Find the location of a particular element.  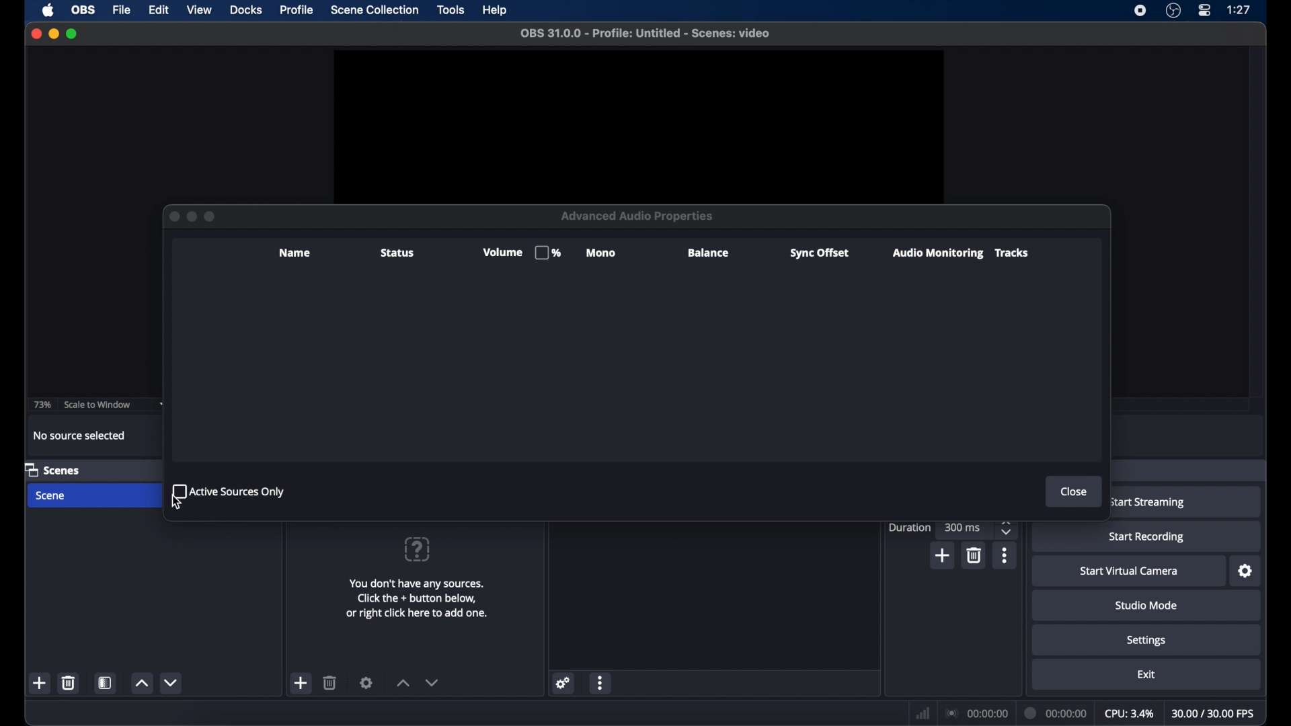

73% is located at coordinates (41, 405).